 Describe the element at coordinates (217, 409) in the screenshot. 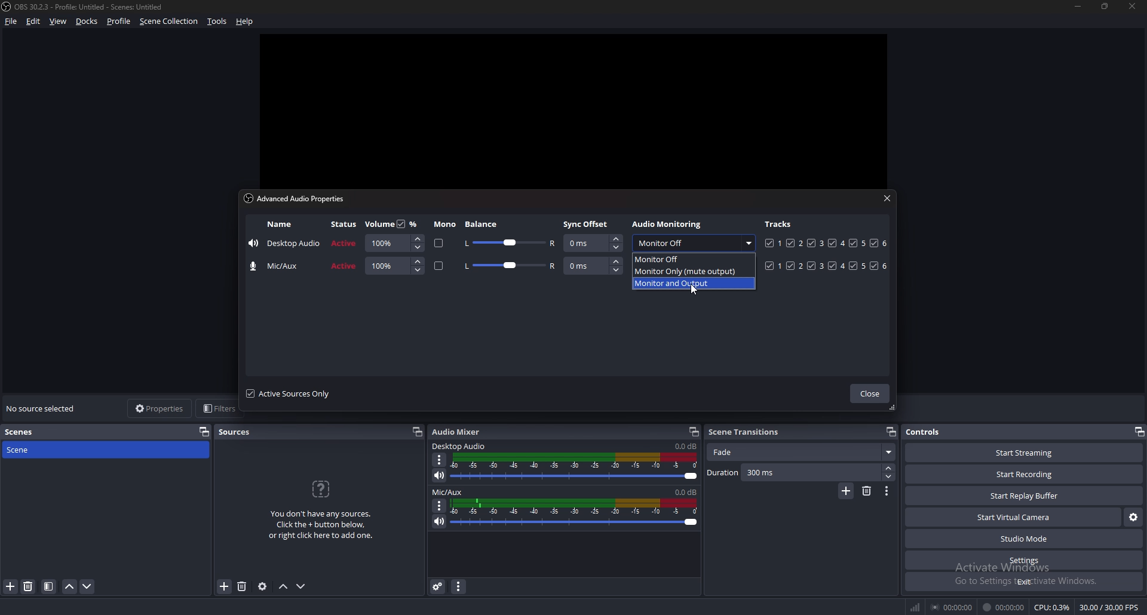

I see `filters` at that location.